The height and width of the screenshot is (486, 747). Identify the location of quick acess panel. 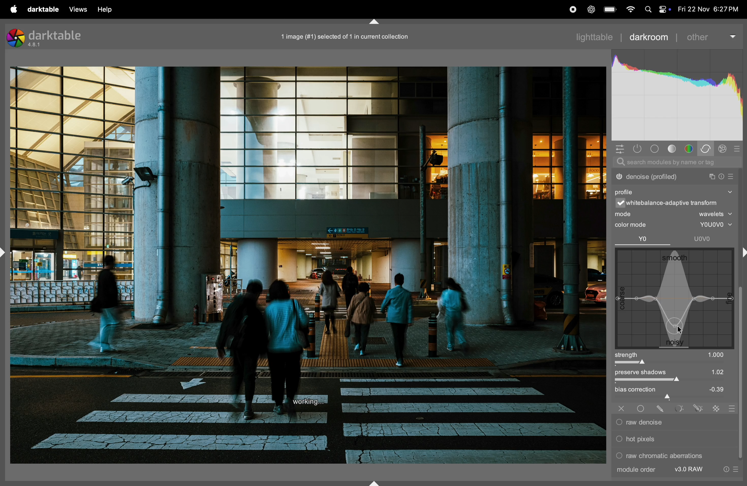
(620, 149).